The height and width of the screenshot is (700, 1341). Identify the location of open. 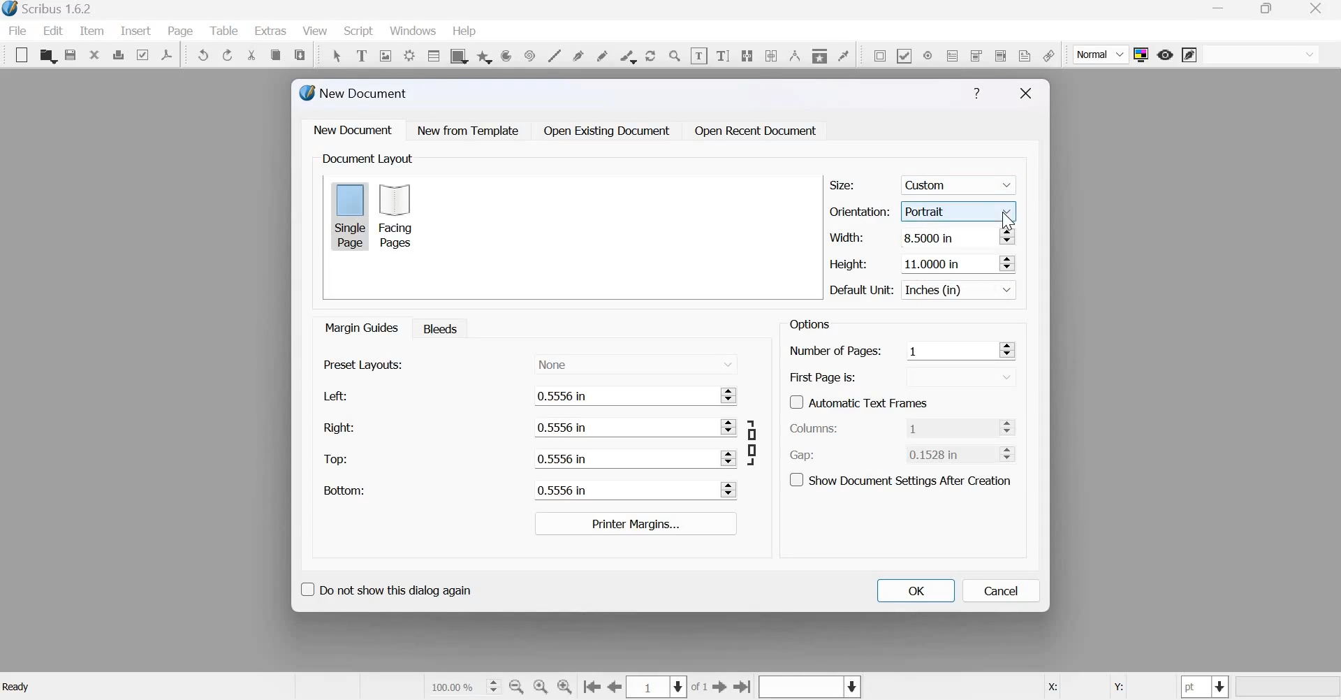
(47, 56).